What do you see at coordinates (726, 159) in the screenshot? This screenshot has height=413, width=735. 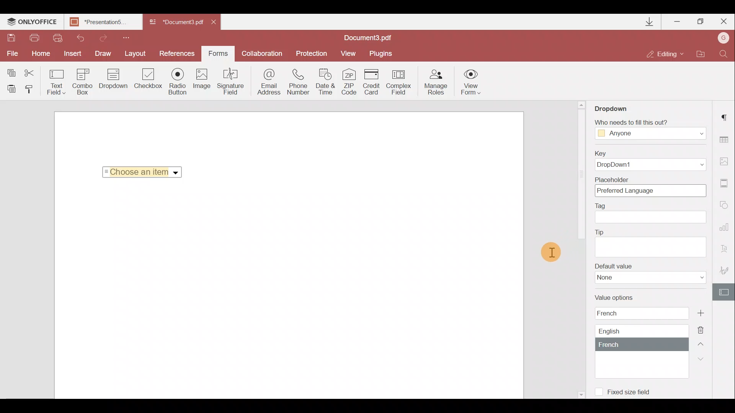 I see `Image settings` at bounding box center [726, 159].